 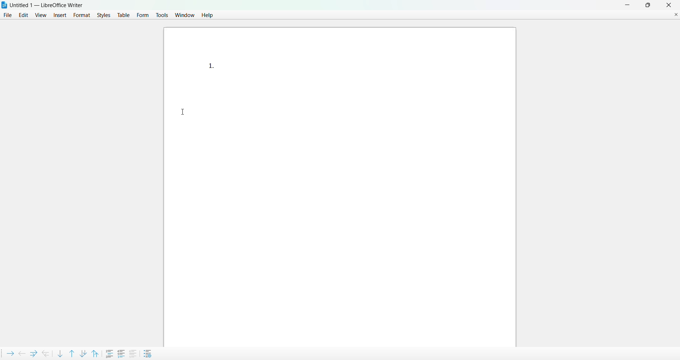 I want to click on file, so click(x=8, y=16).